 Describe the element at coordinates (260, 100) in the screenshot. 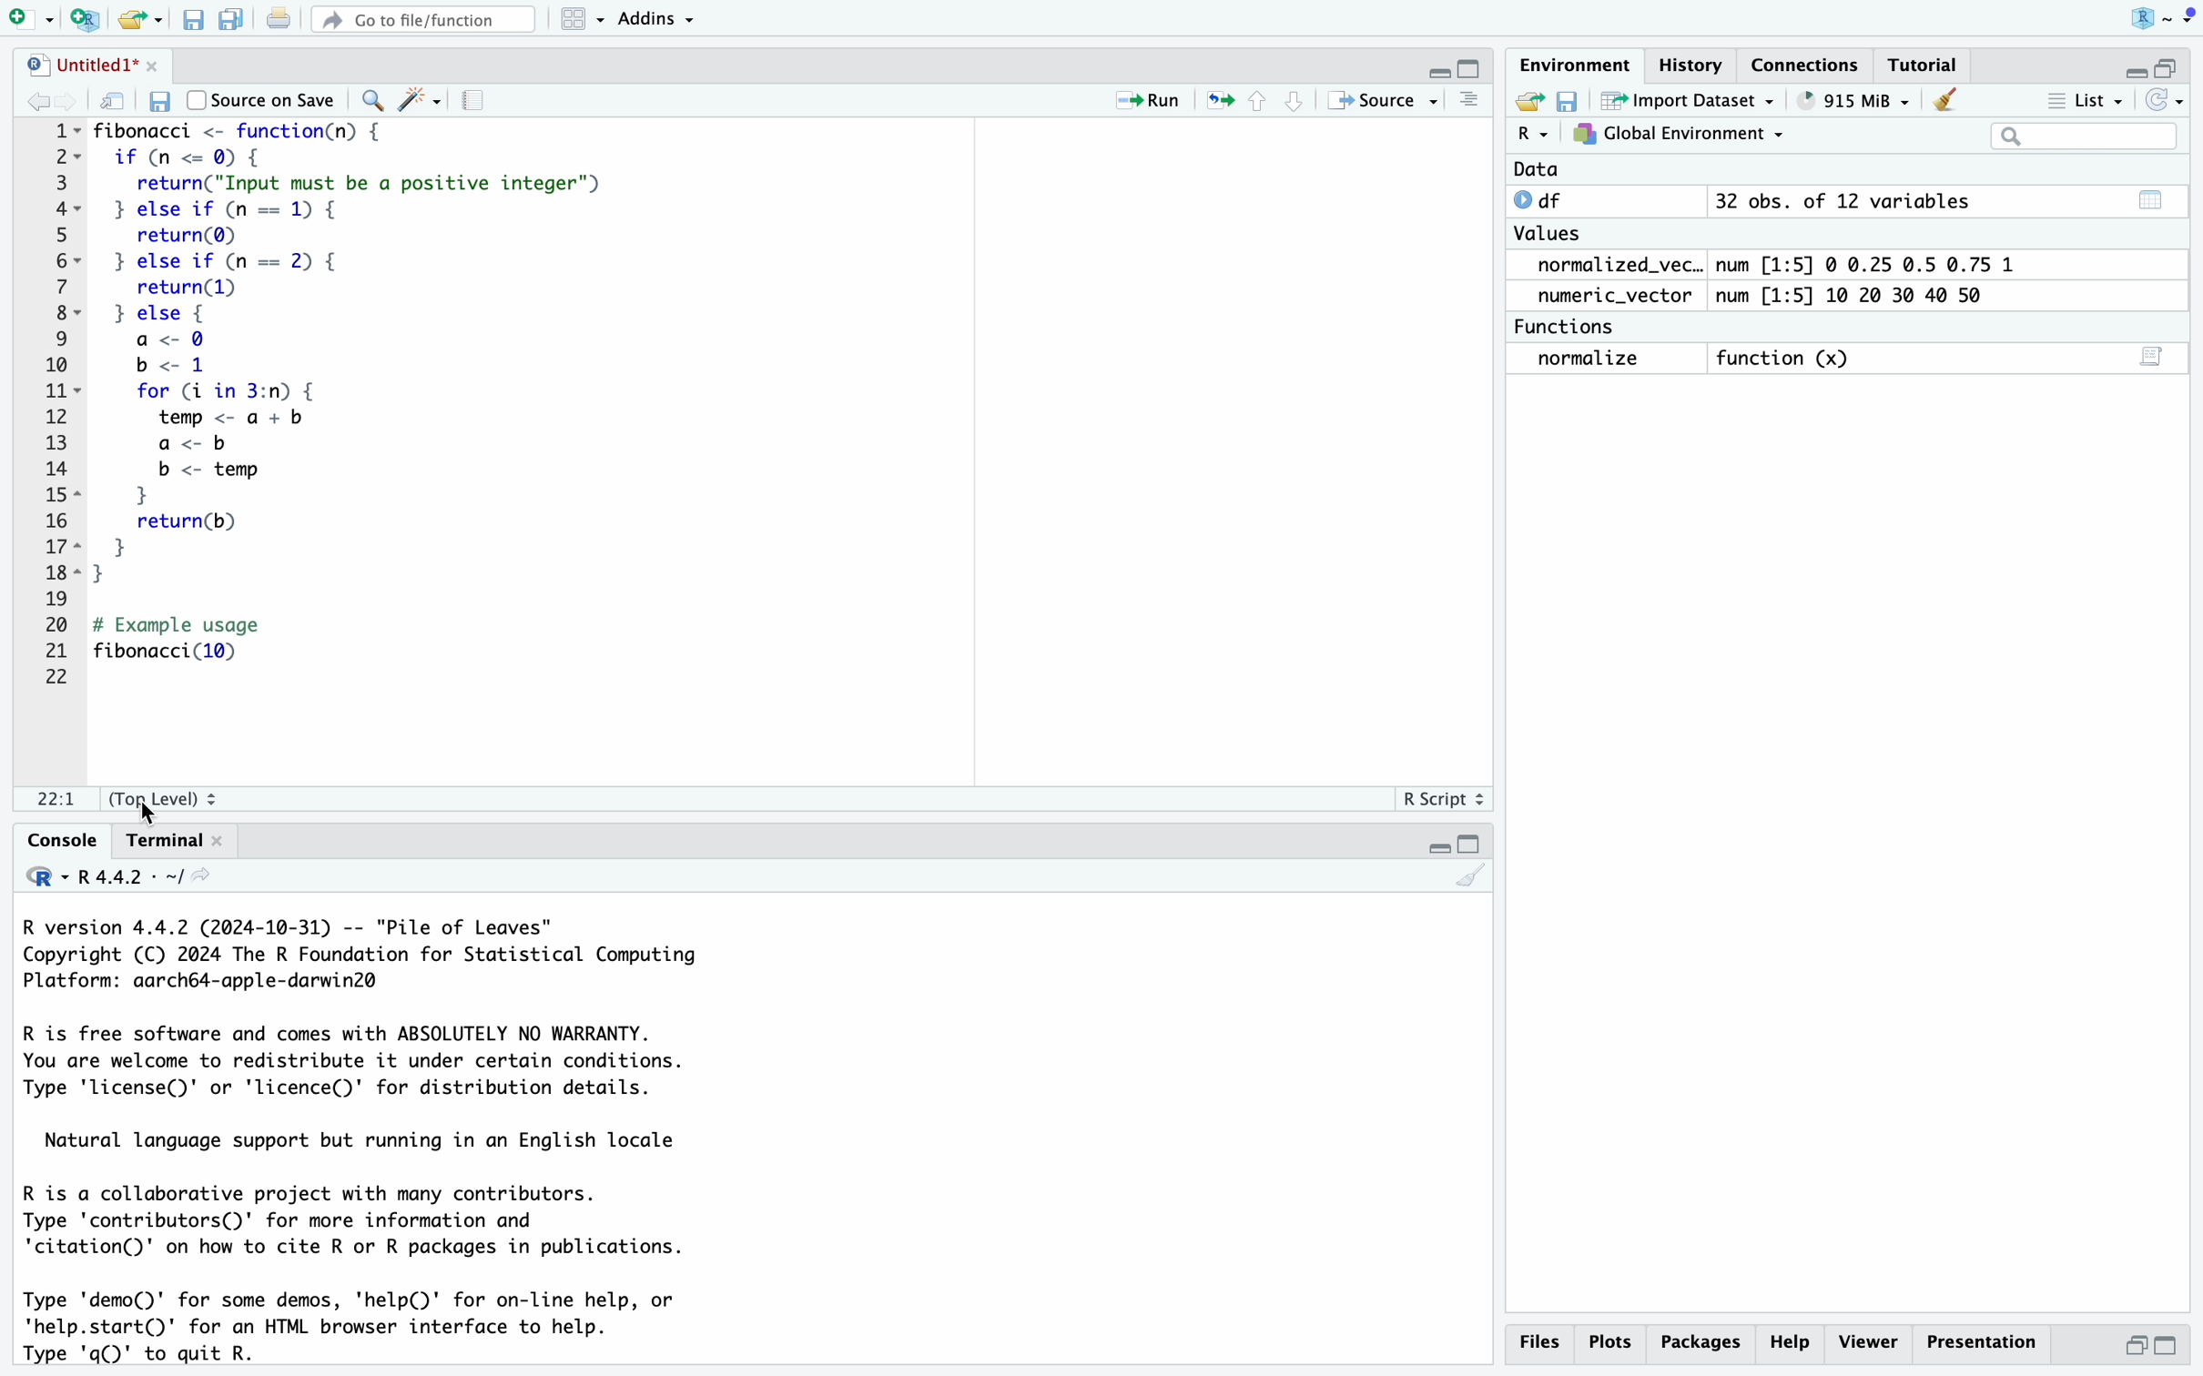

I see `source on save` at that location.